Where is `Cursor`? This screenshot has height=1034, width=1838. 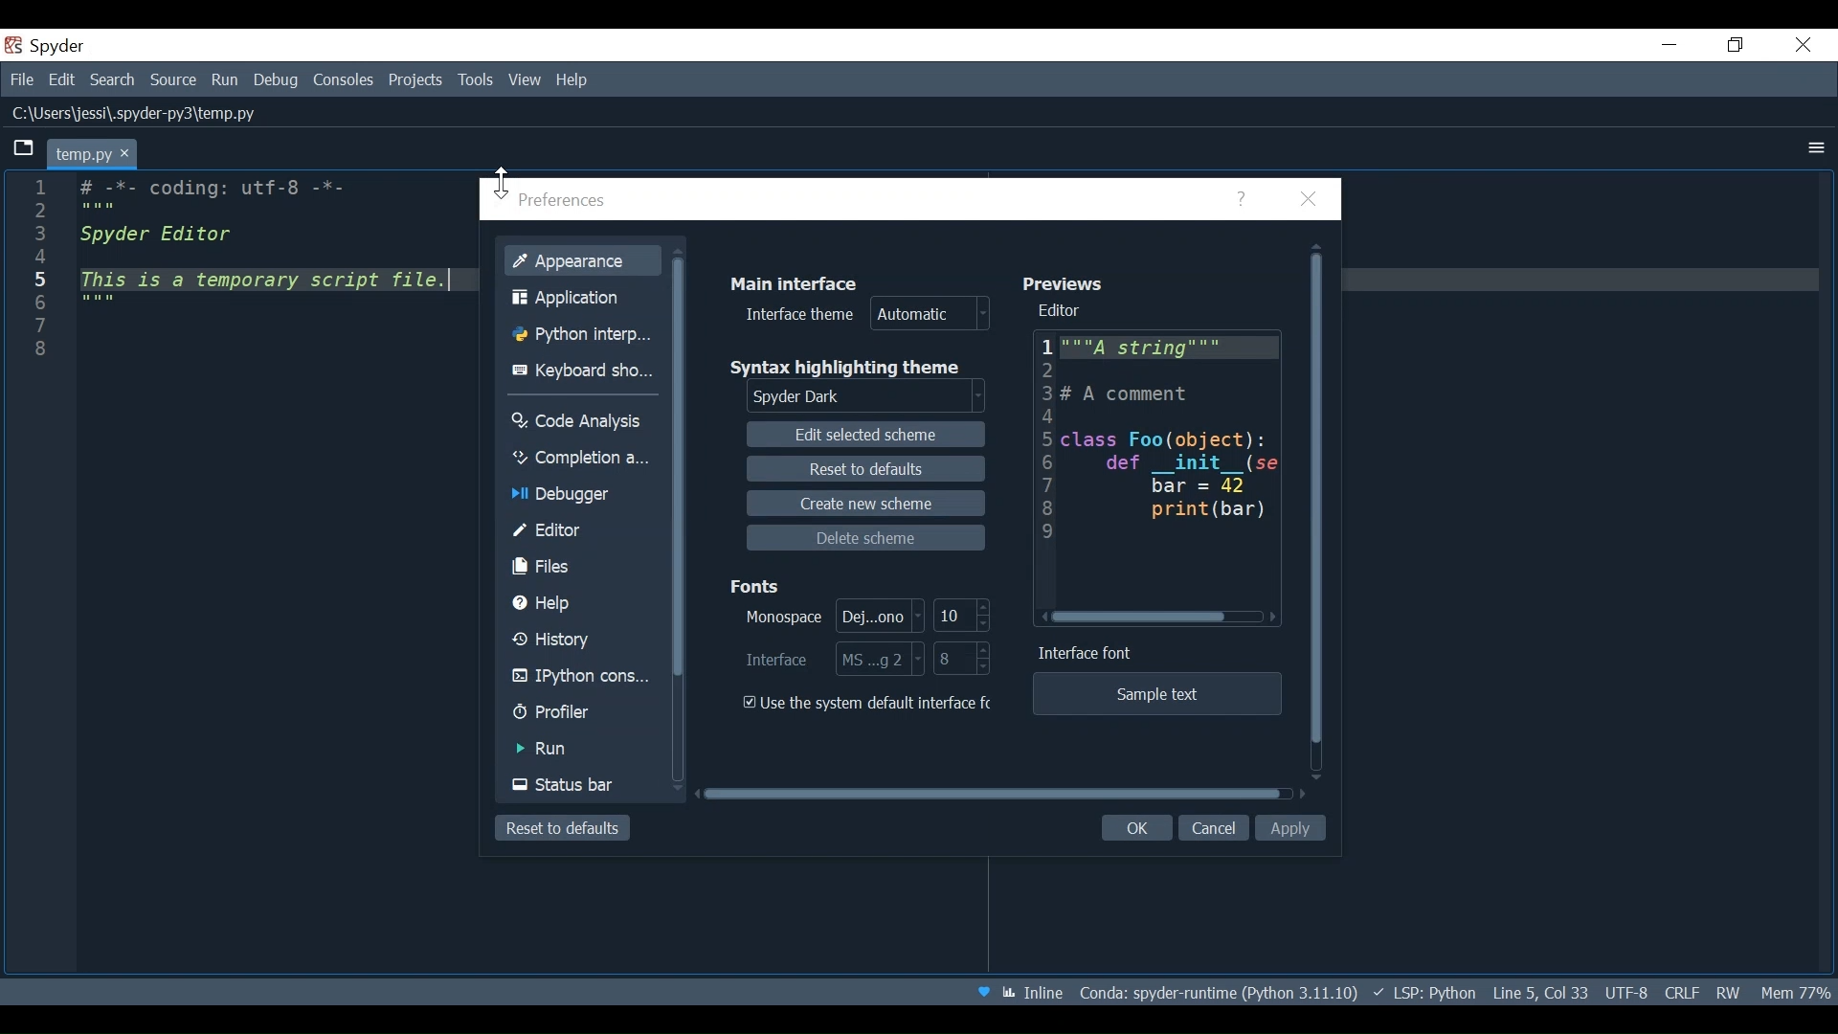 Cursor is located at coordinates (499, 180).